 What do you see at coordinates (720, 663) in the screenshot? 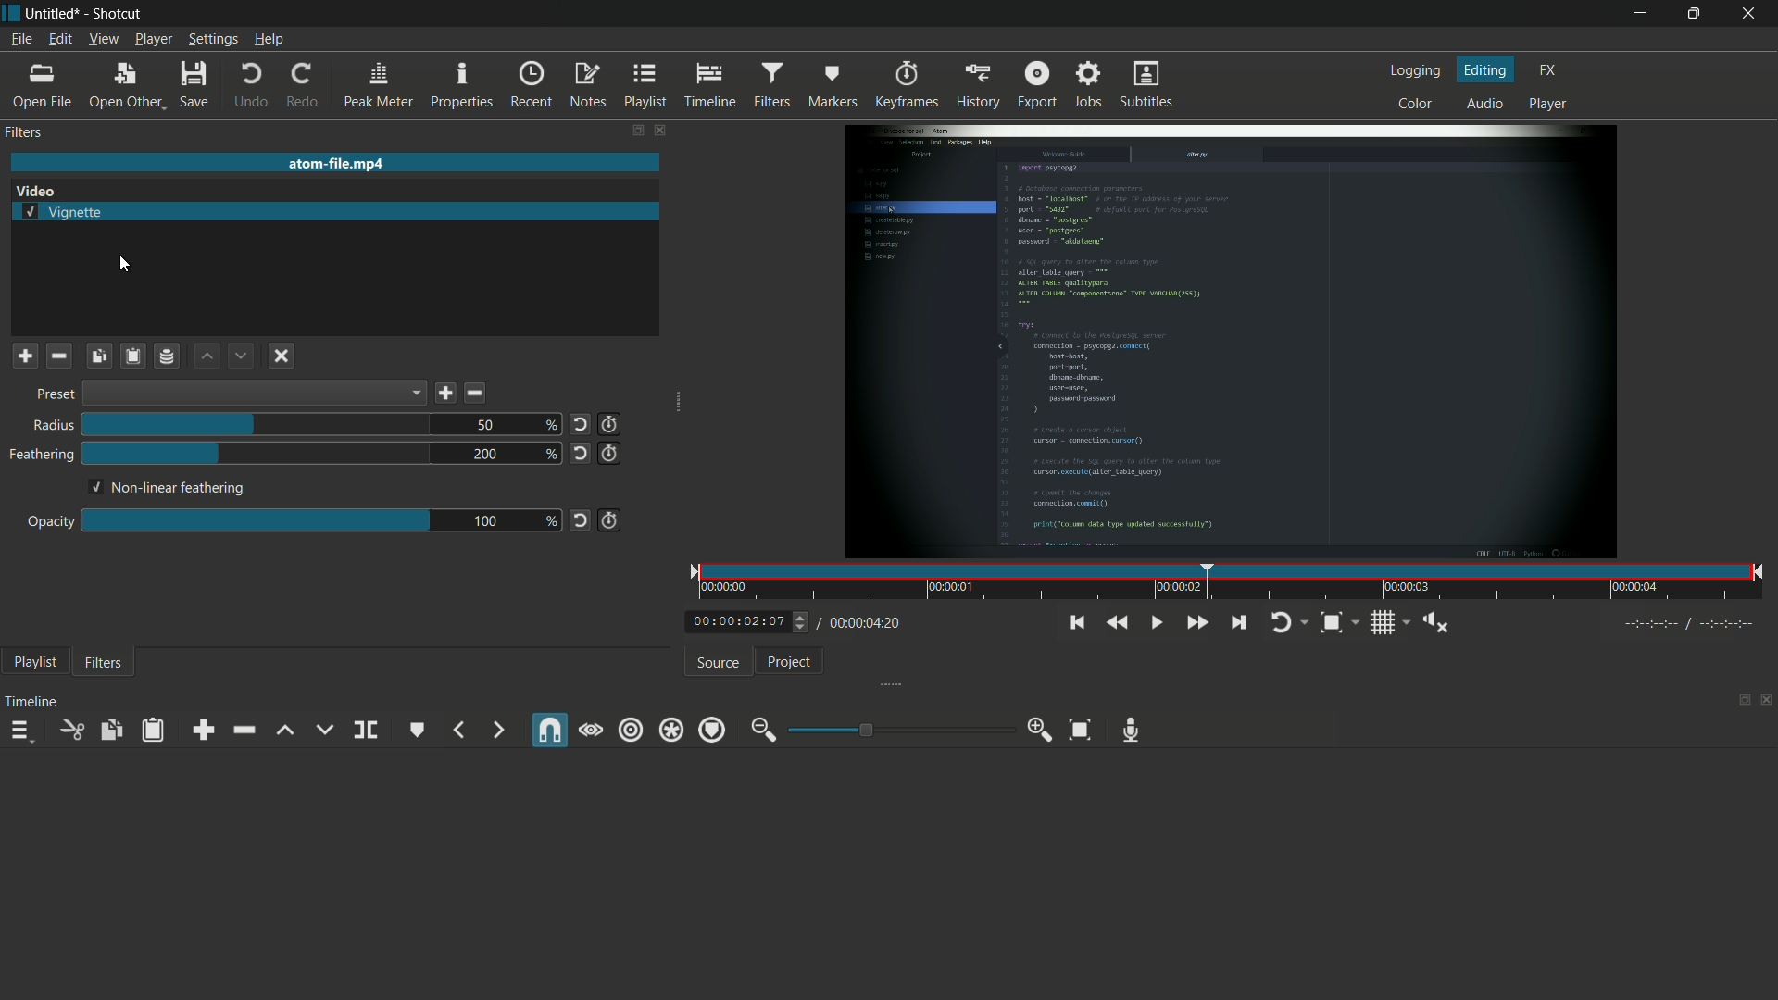
I see `source` at bounding box center [720, 663].